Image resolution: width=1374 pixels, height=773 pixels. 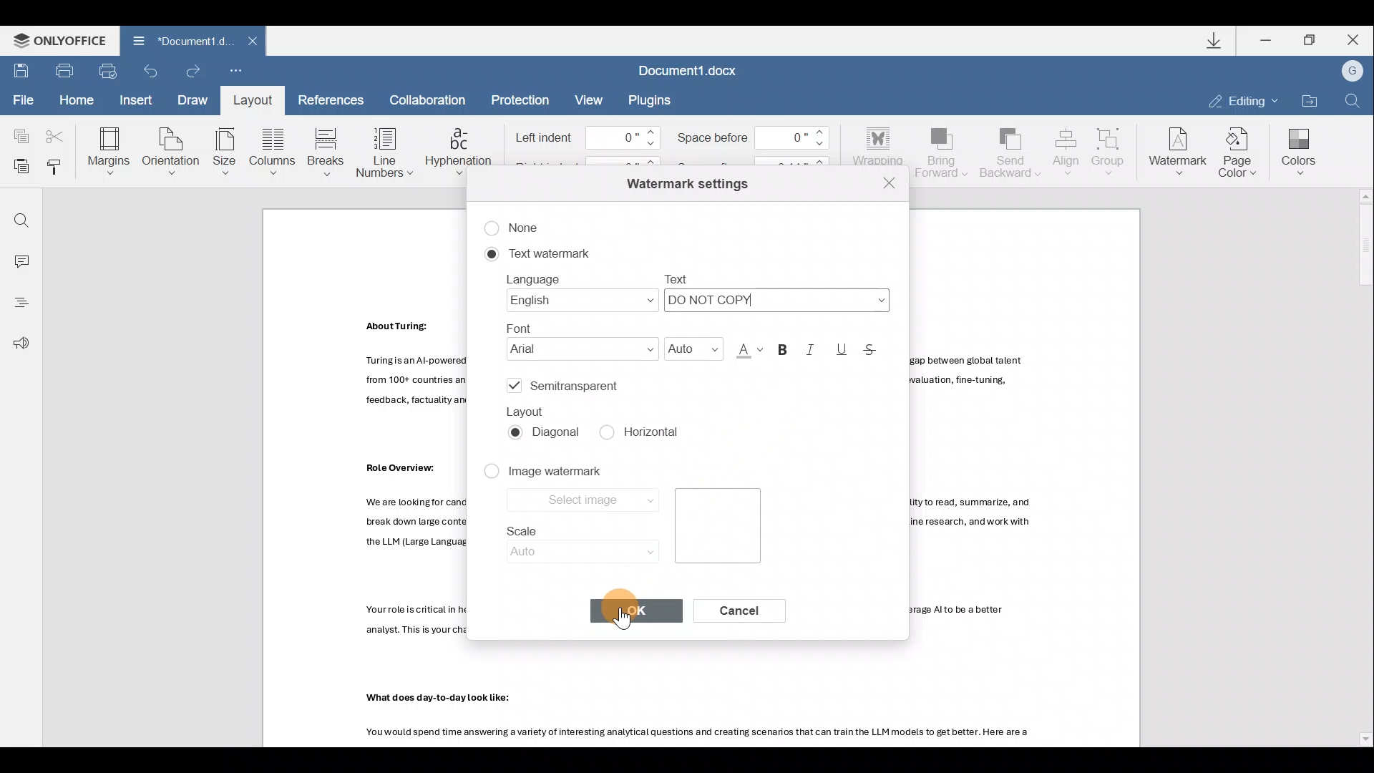 I want to click on Language, so click(x=575, y=291).